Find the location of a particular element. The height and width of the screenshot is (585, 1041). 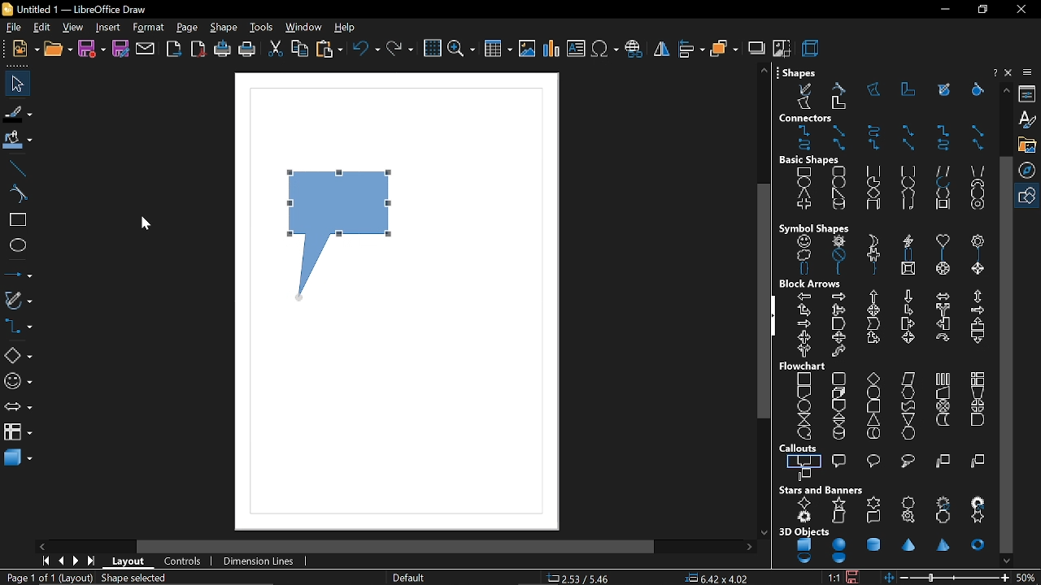

s shaped arrow is located at coordinates (839, 353).